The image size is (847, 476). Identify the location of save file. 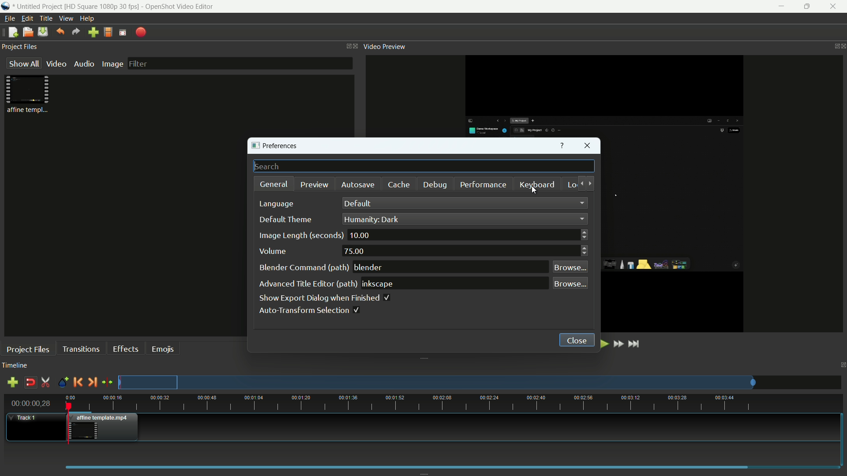
(43, 32).